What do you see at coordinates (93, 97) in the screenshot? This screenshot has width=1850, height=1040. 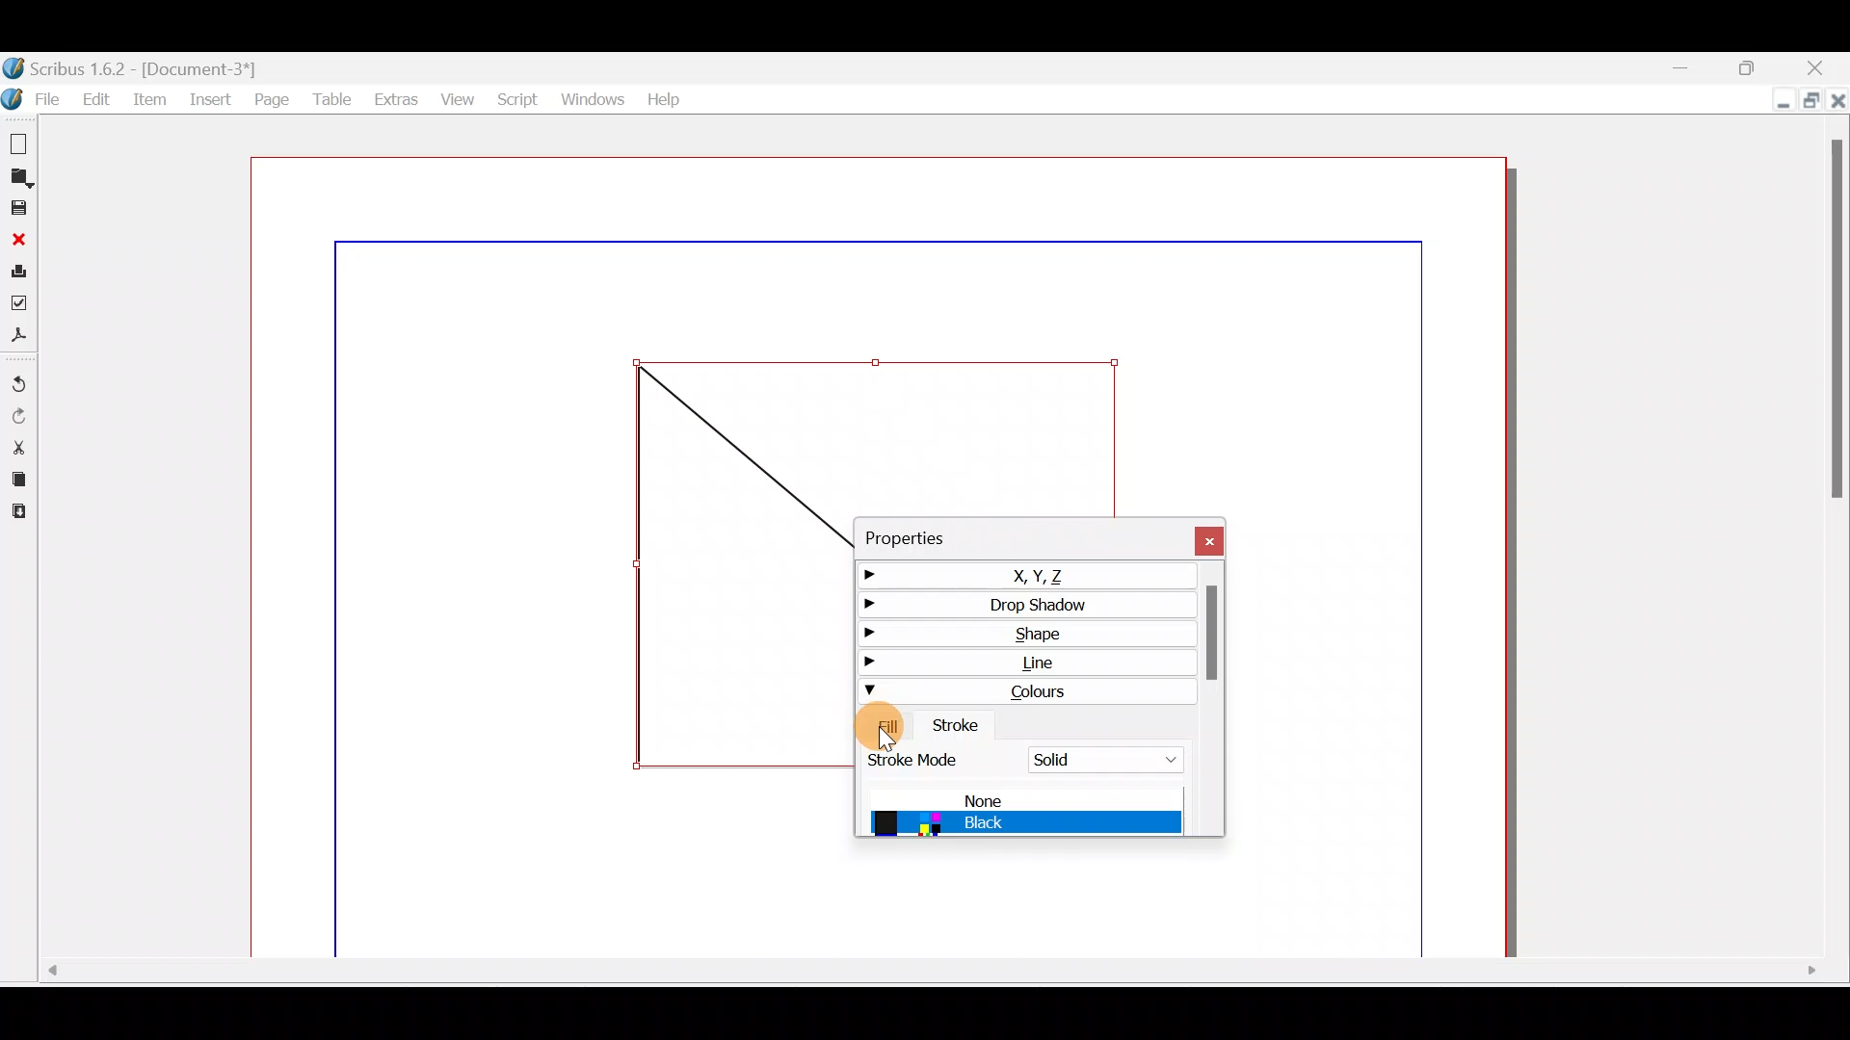 I see `Edit` at bounding box center [93, 97].